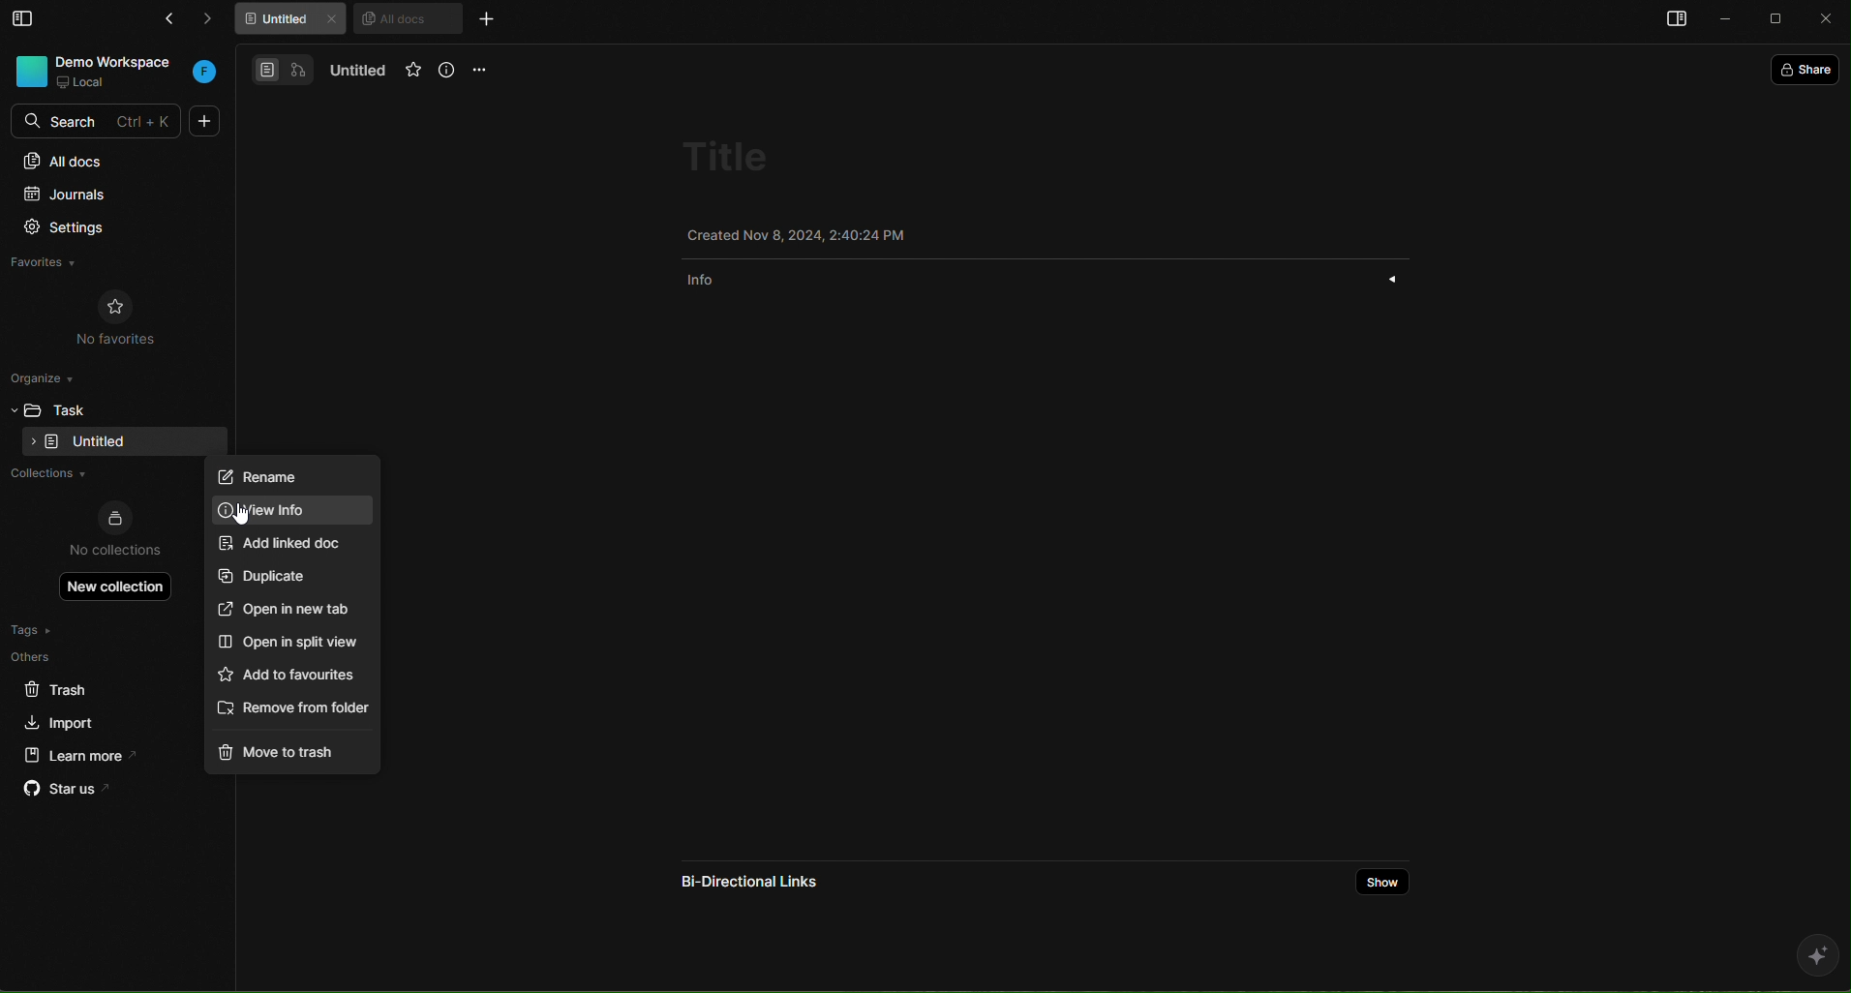  I want to click on New info, so click(288, 514).